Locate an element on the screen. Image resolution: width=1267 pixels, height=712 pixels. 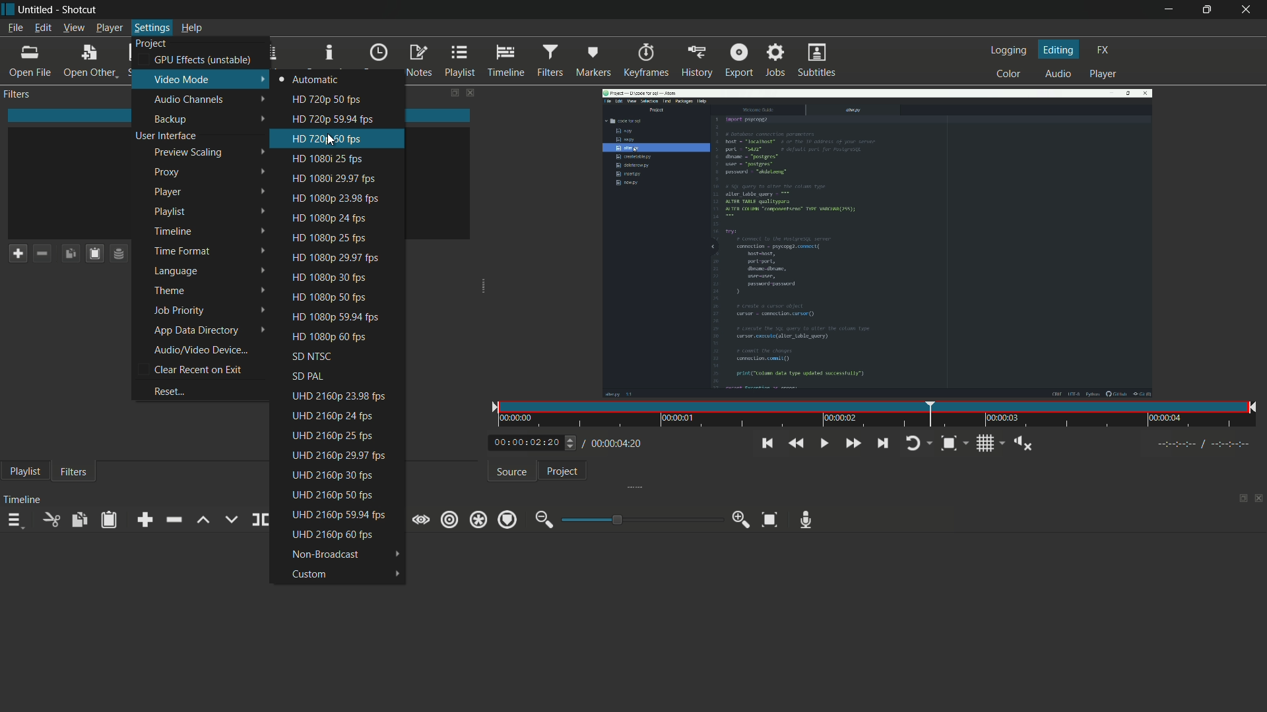
markers is located at coordinates (594, 61).